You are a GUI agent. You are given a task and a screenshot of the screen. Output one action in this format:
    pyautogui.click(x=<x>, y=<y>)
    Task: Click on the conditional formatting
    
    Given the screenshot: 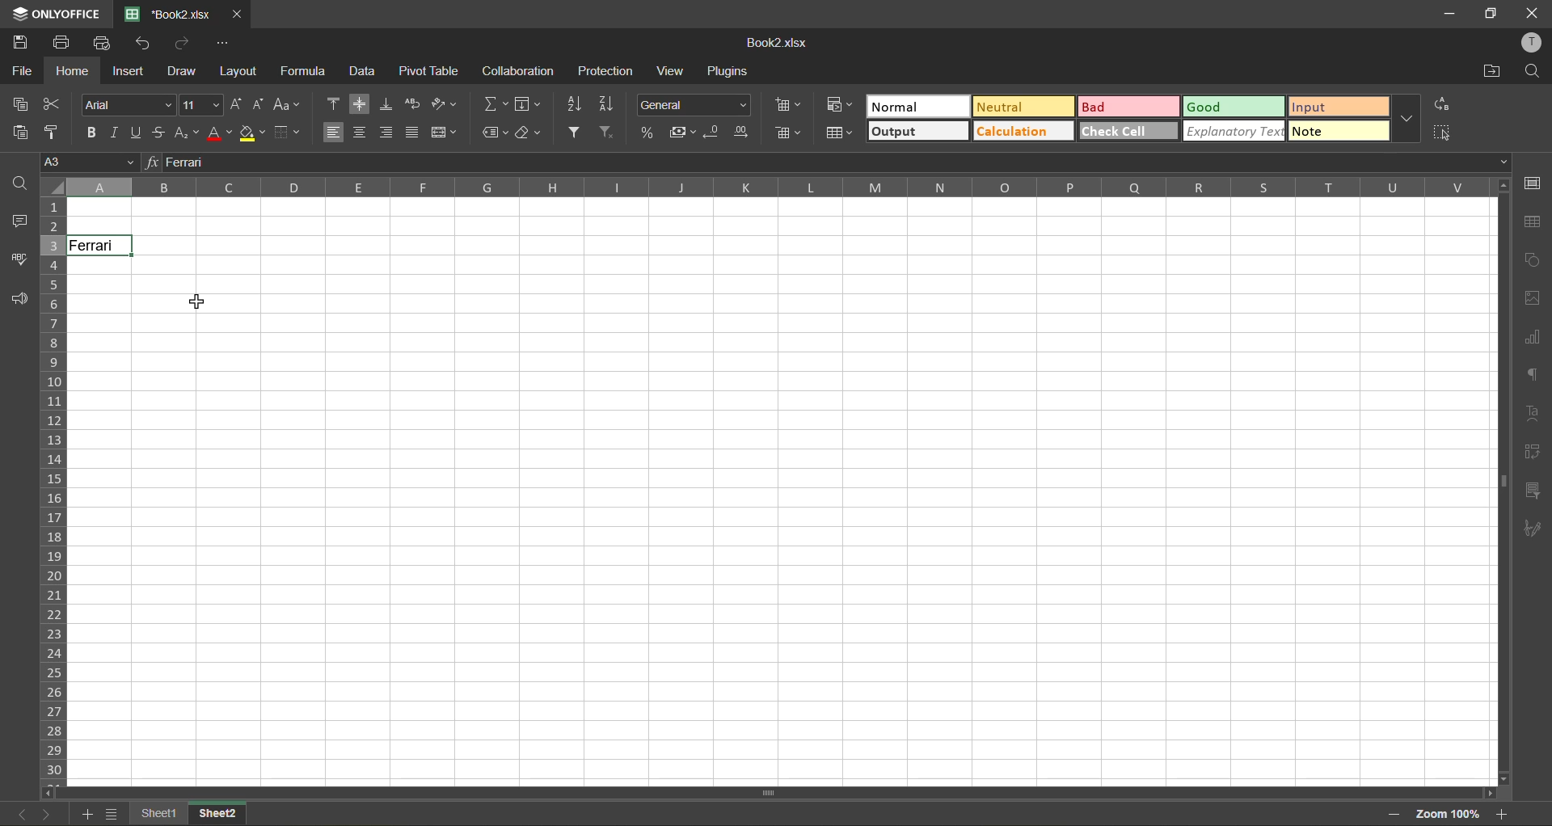 What is the action you would take?
    pyautogui.click(x=841, y=106)
    